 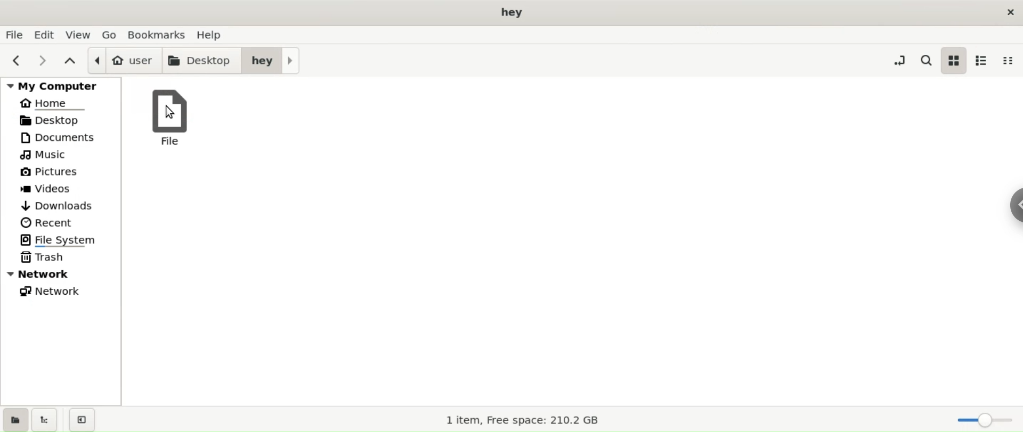 What do you see at coordinates (62, 292) in the screenshot?
I see `network` at bounding box center [62, 292].